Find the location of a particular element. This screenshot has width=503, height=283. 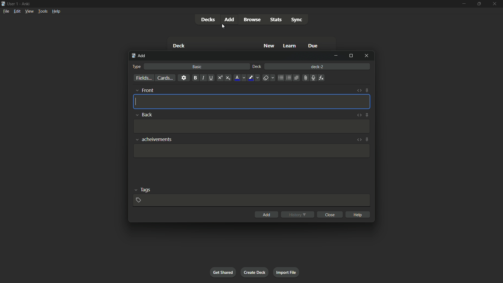

tools menu is located at coordinates (43, 11).